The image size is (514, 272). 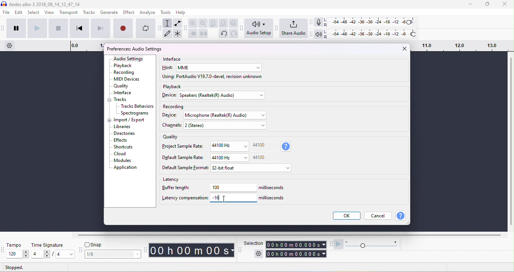 What do you see at coordinates (114, 254) in the screenshot?
I see `select snapping` at bounding box center [114, 254].